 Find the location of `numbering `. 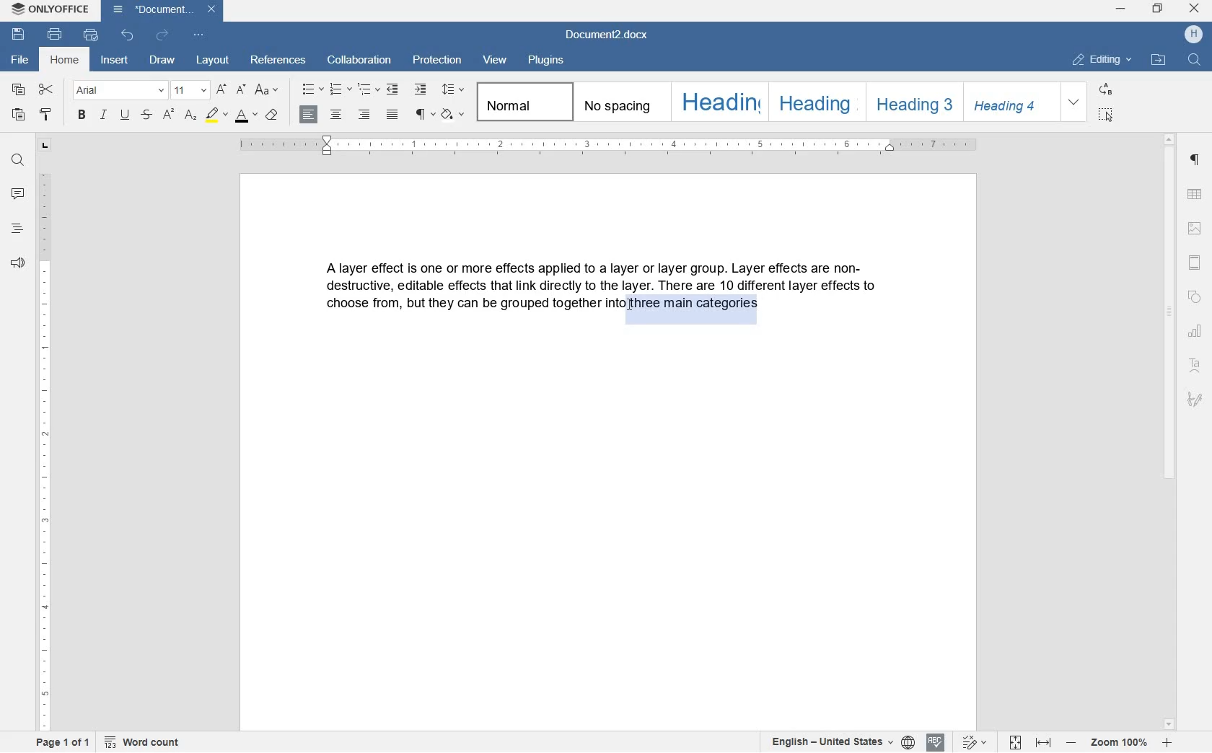

numbering  is located at coordinates (341, 89).